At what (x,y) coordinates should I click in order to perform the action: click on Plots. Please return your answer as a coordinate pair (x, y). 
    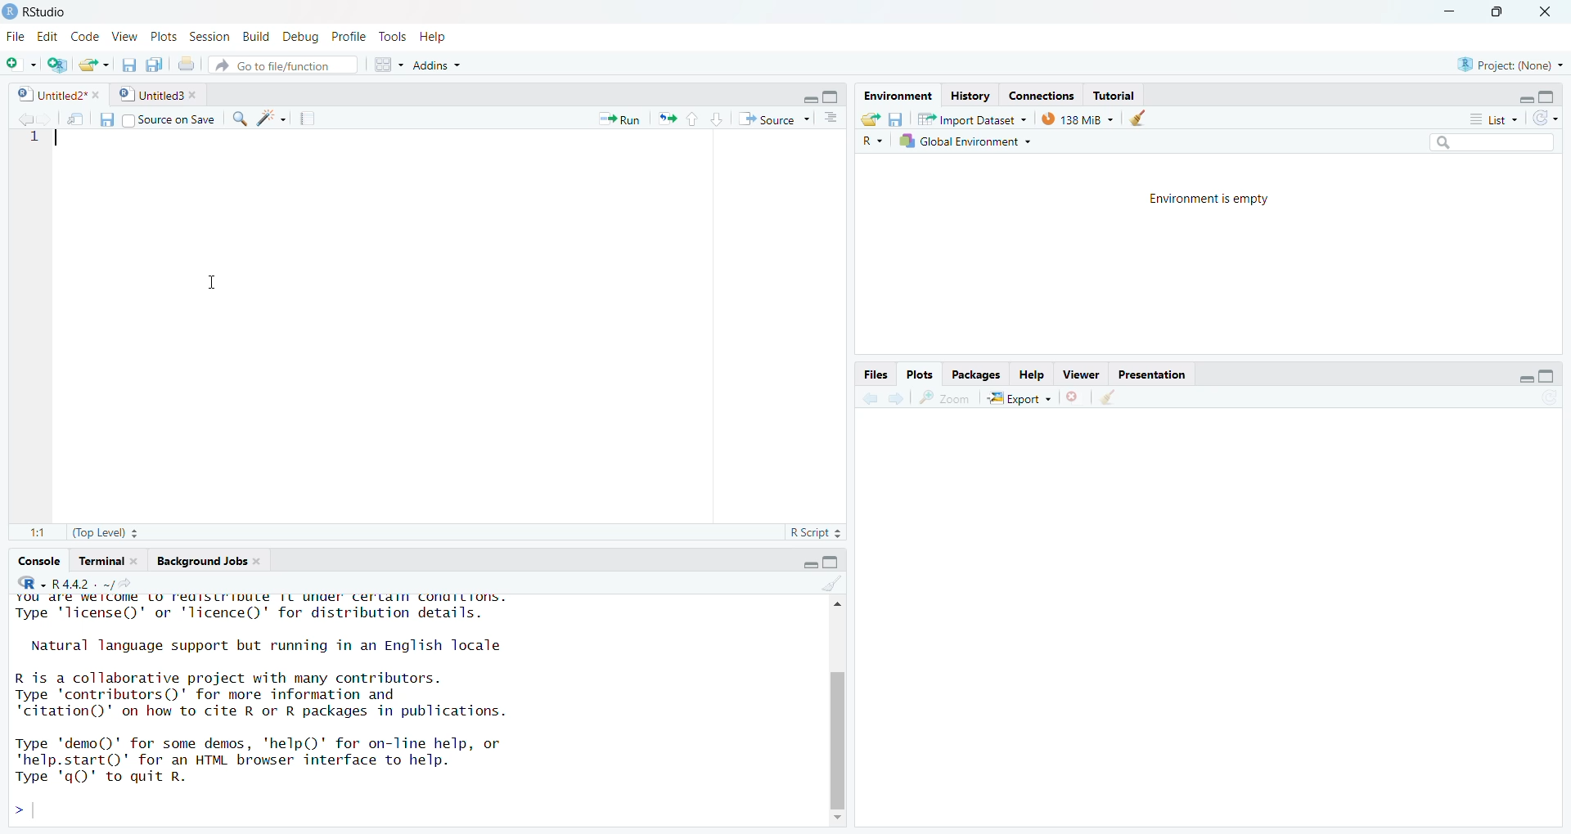
    Looking at the image, I should click on (921, 372).